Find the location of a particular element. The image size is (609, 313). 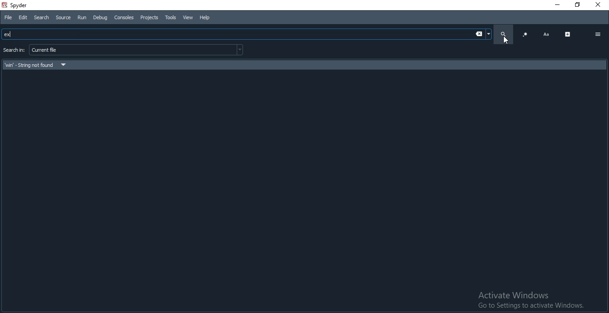

File  is located at coordinates (9, 18).